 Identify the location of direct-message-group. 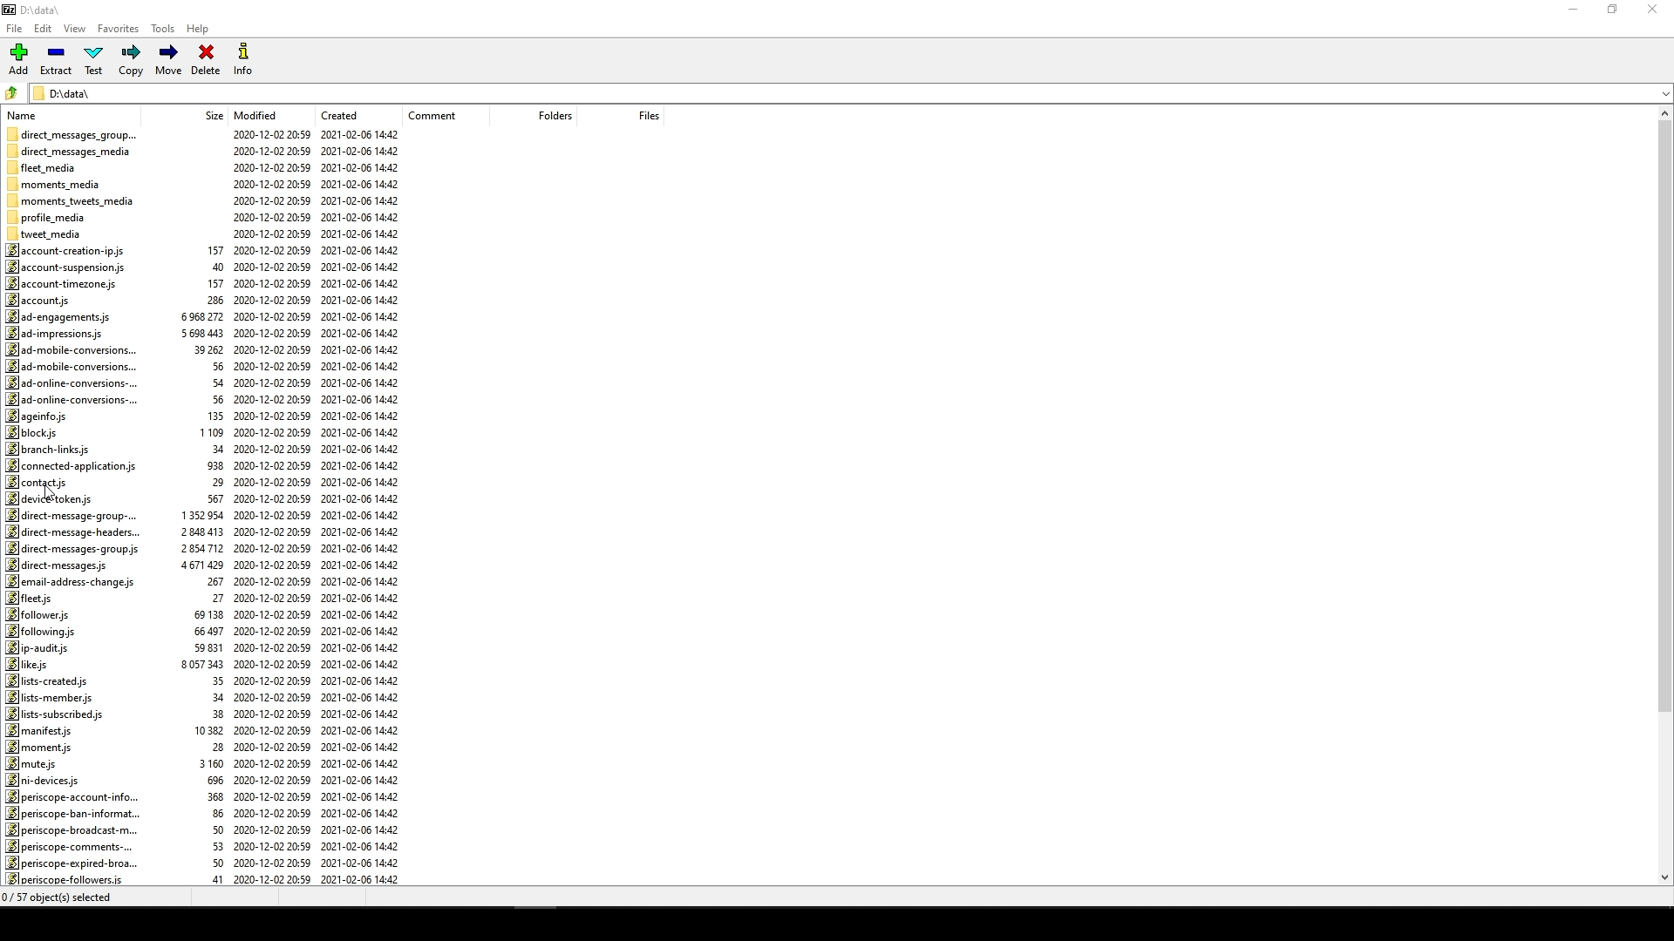
(77, 516).